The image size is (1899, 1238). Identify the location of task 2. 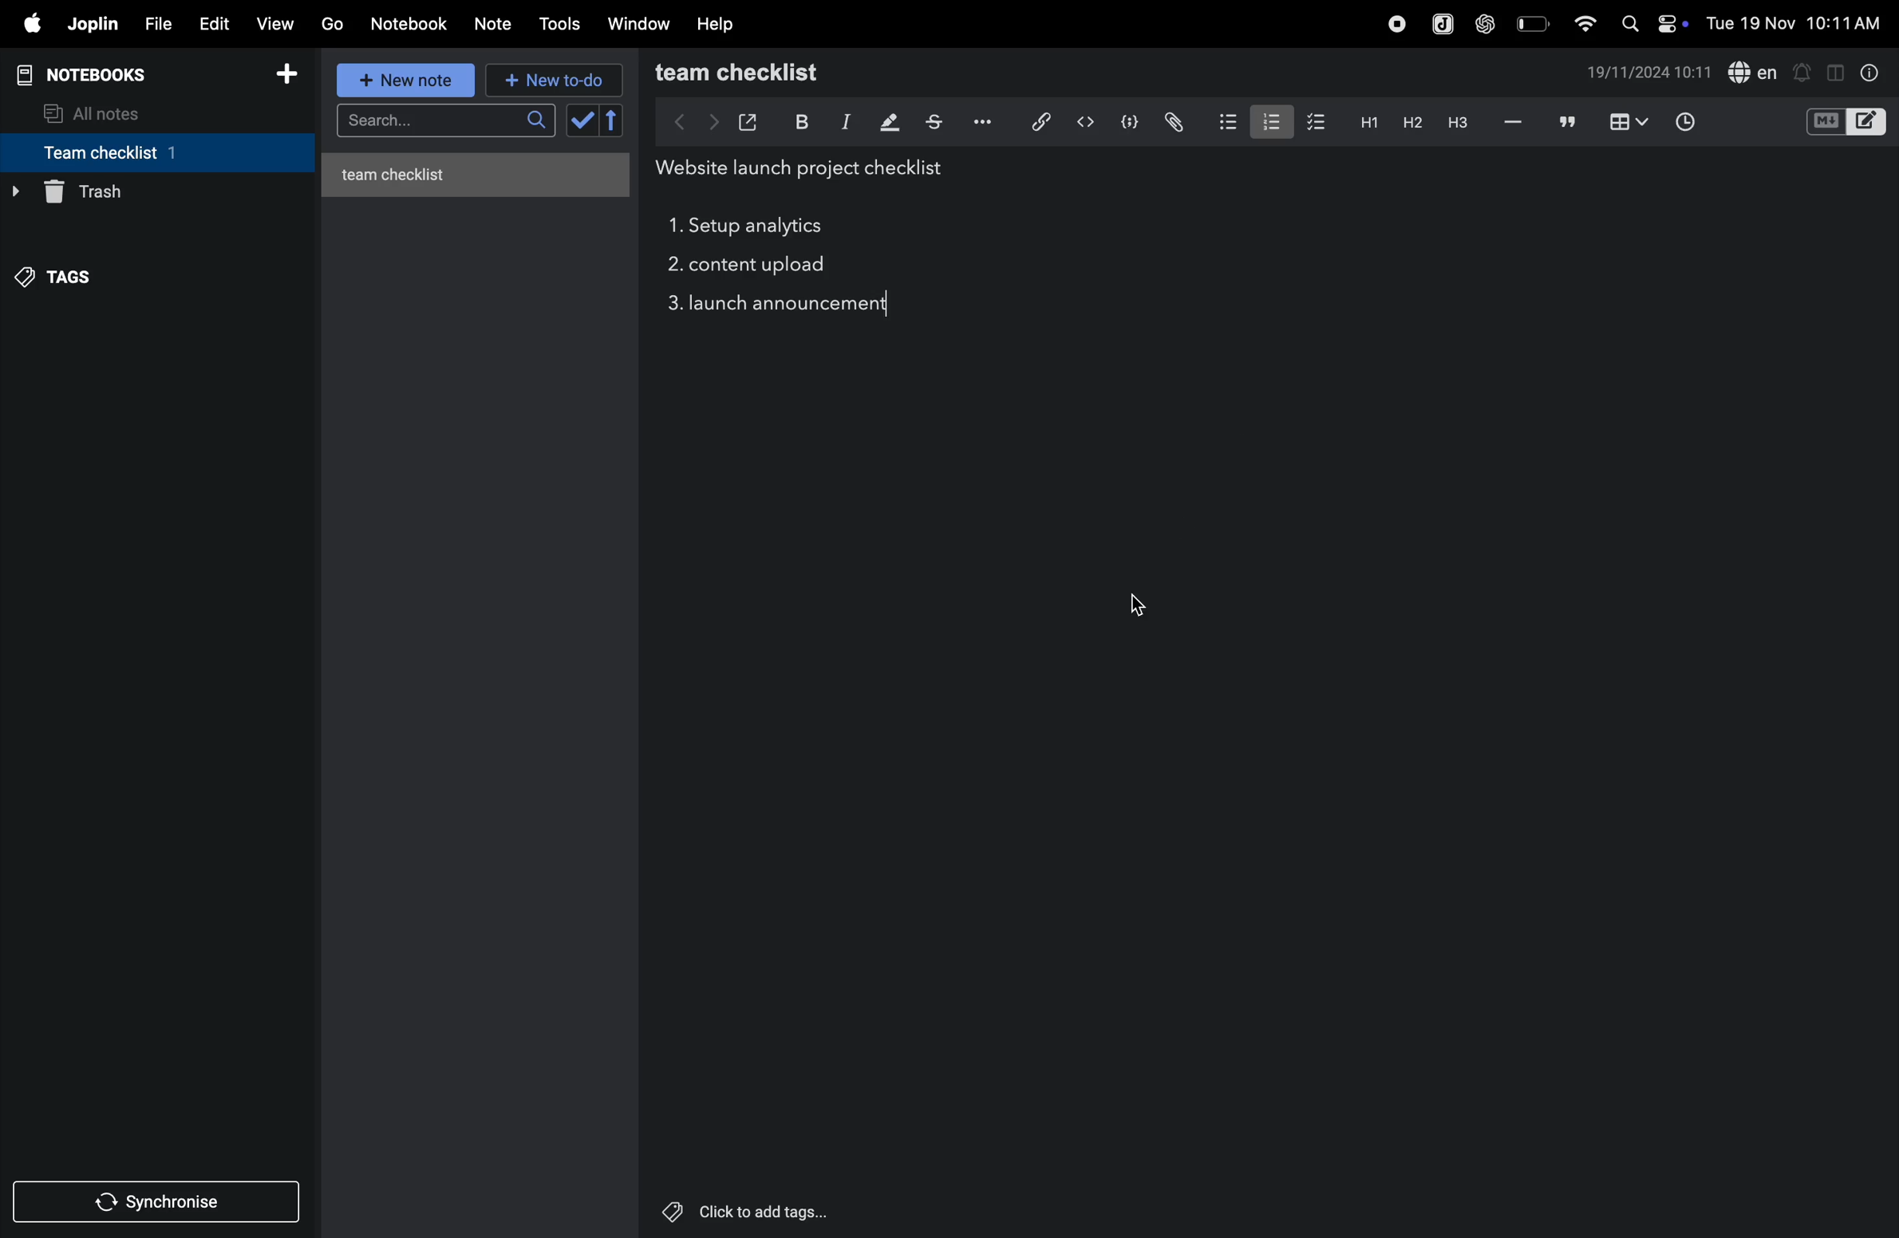
(671, 267).